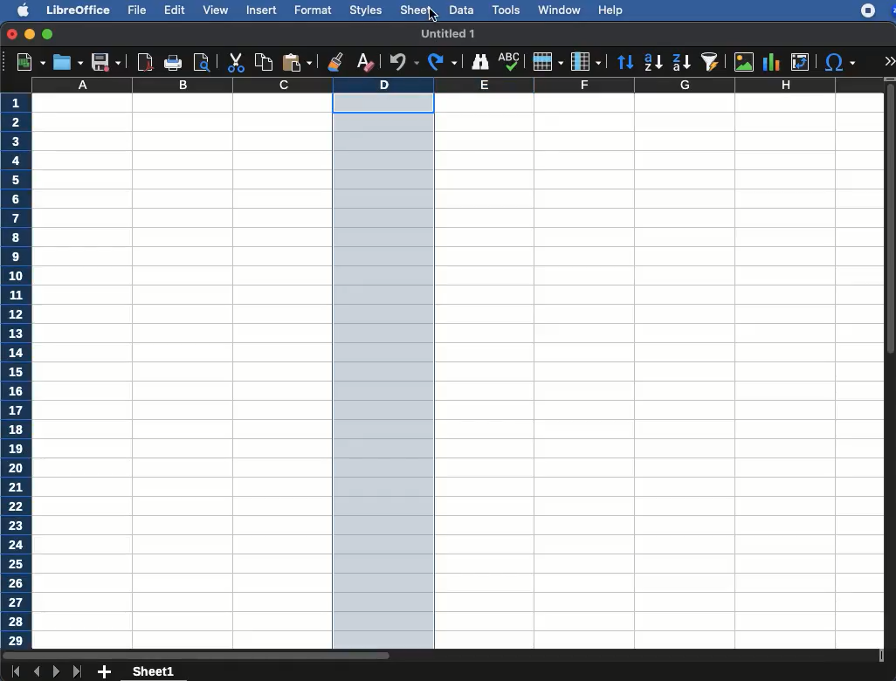 The image size is (896, 681). What do you see at coordinates (235, 62) in the screenshot?
I see `cut` at bounding box center [235, 62].